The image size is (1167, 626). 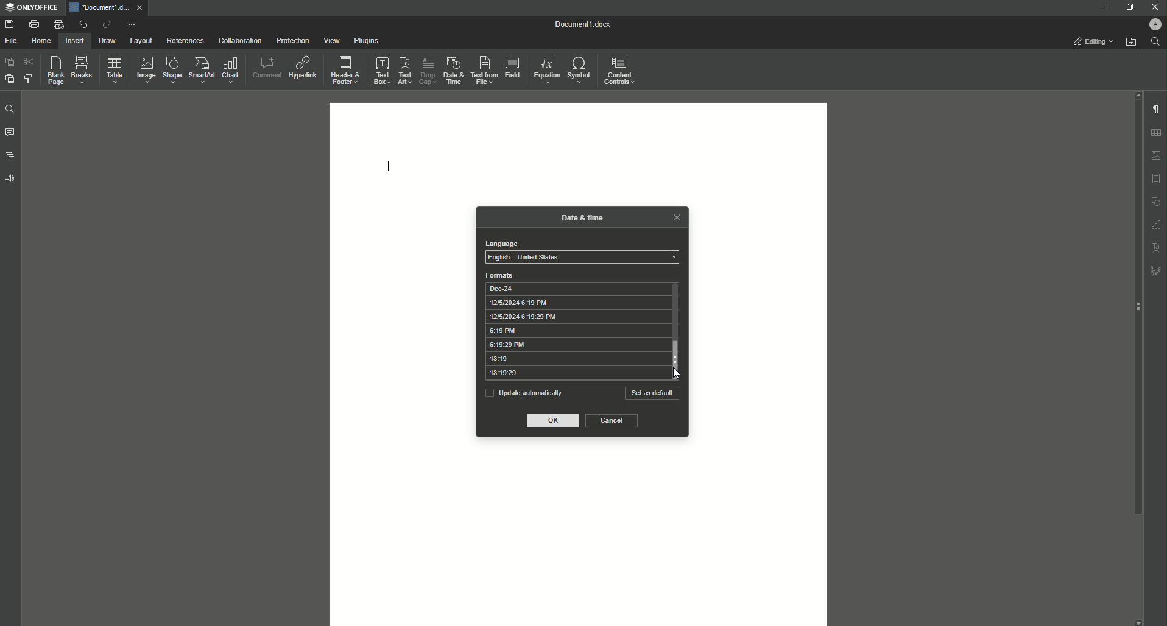 What do you see at coordinates (133, 24) in the screenshot?
I see `More options` at bounding box center [133, 24].